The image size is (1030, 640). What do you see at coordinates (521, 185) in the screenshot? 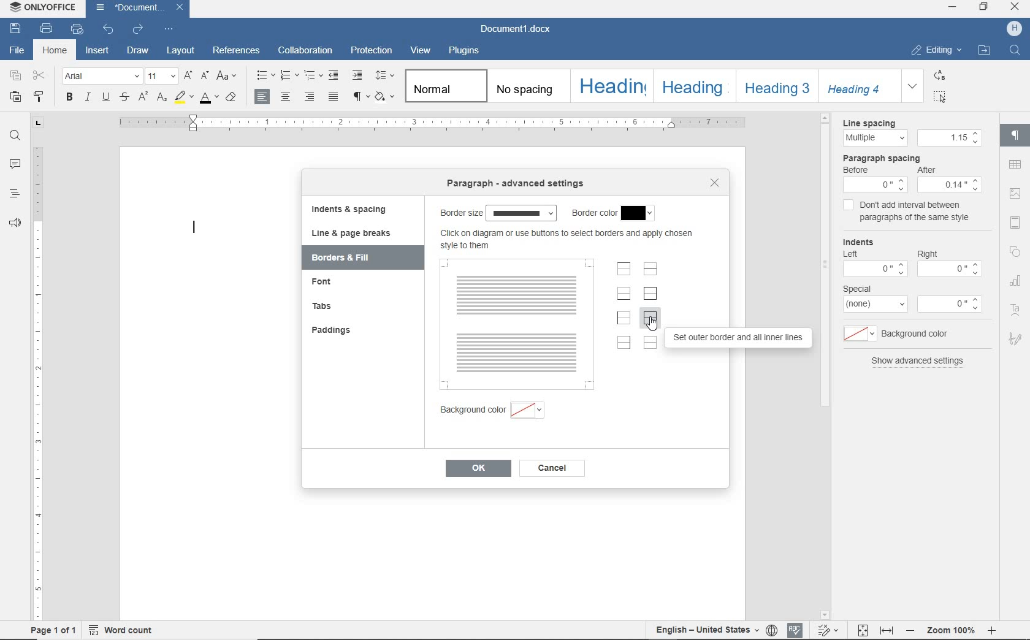
I see `paragraph- advanced settings` at bounding box center [521, 185].